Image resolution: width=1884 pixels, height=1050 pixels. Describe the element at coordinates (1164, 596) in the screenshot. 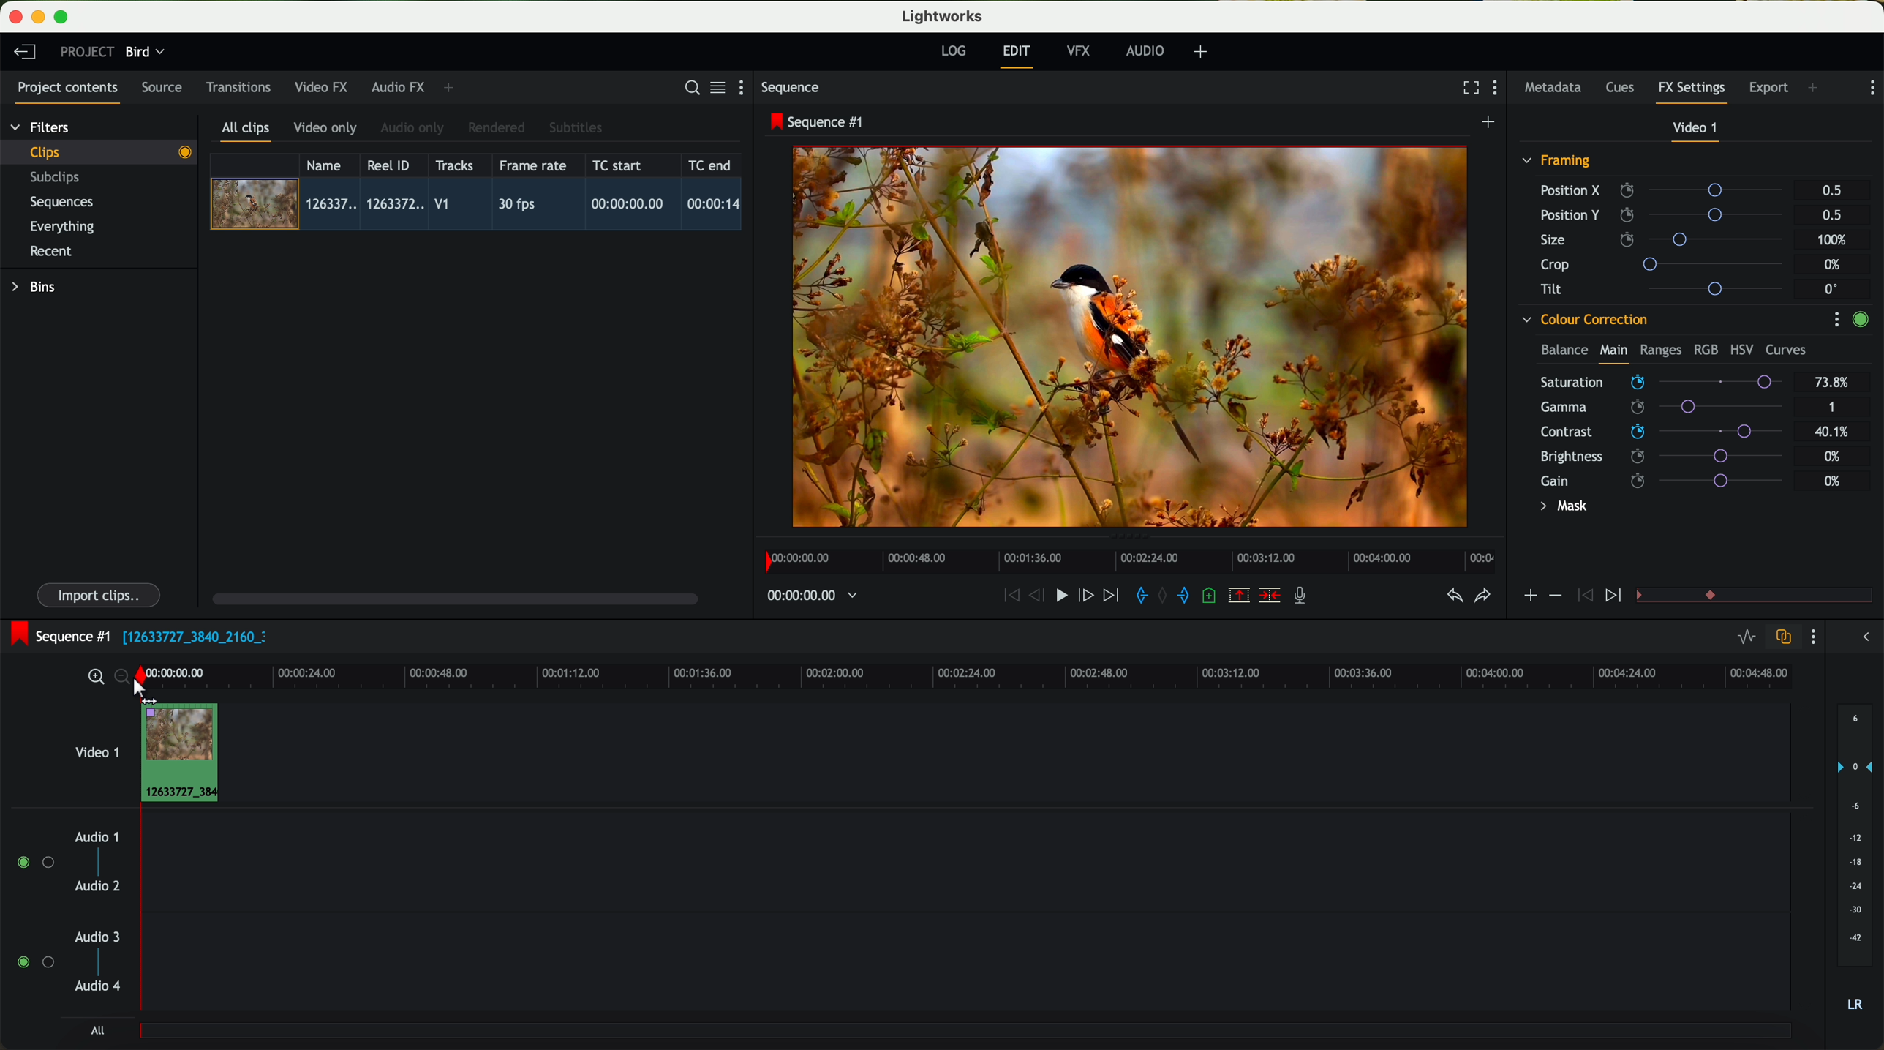

I see `clear marks` at that location.